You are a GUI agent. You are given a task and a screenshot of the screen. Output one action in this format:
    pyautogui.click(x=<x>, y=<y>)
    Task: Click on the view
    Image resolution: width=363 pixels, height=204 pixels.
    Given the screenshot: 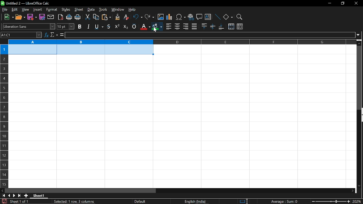 What is the action you would take?
    pyautogui.click(x=25, y=10)
    